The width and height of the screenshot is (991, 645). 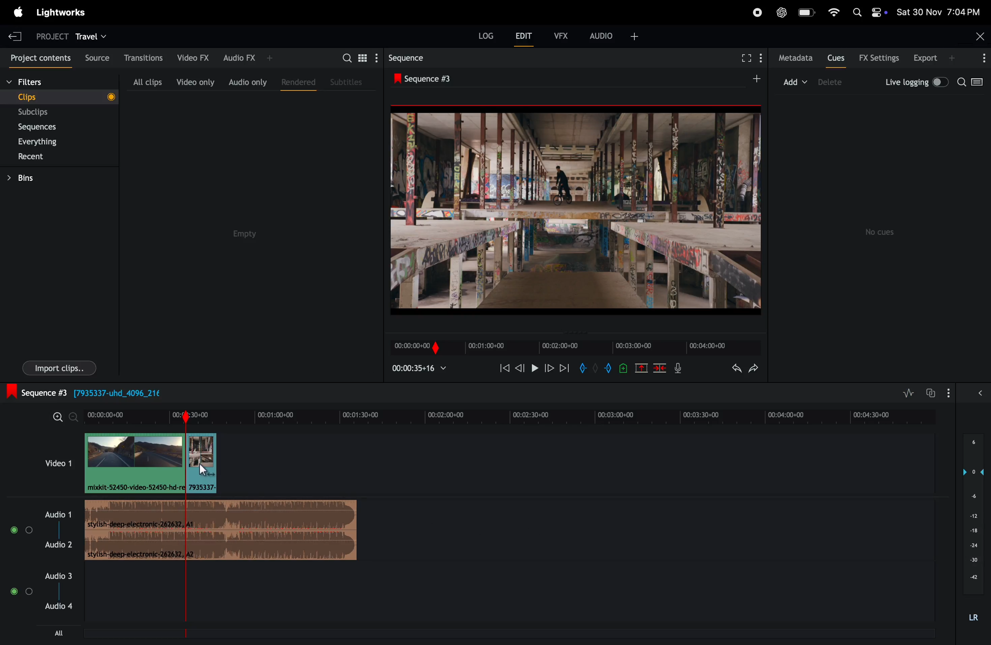 What do you see at coordinates (642, 367) in the screenshot?
I see `` at bounding box center [642, 367].